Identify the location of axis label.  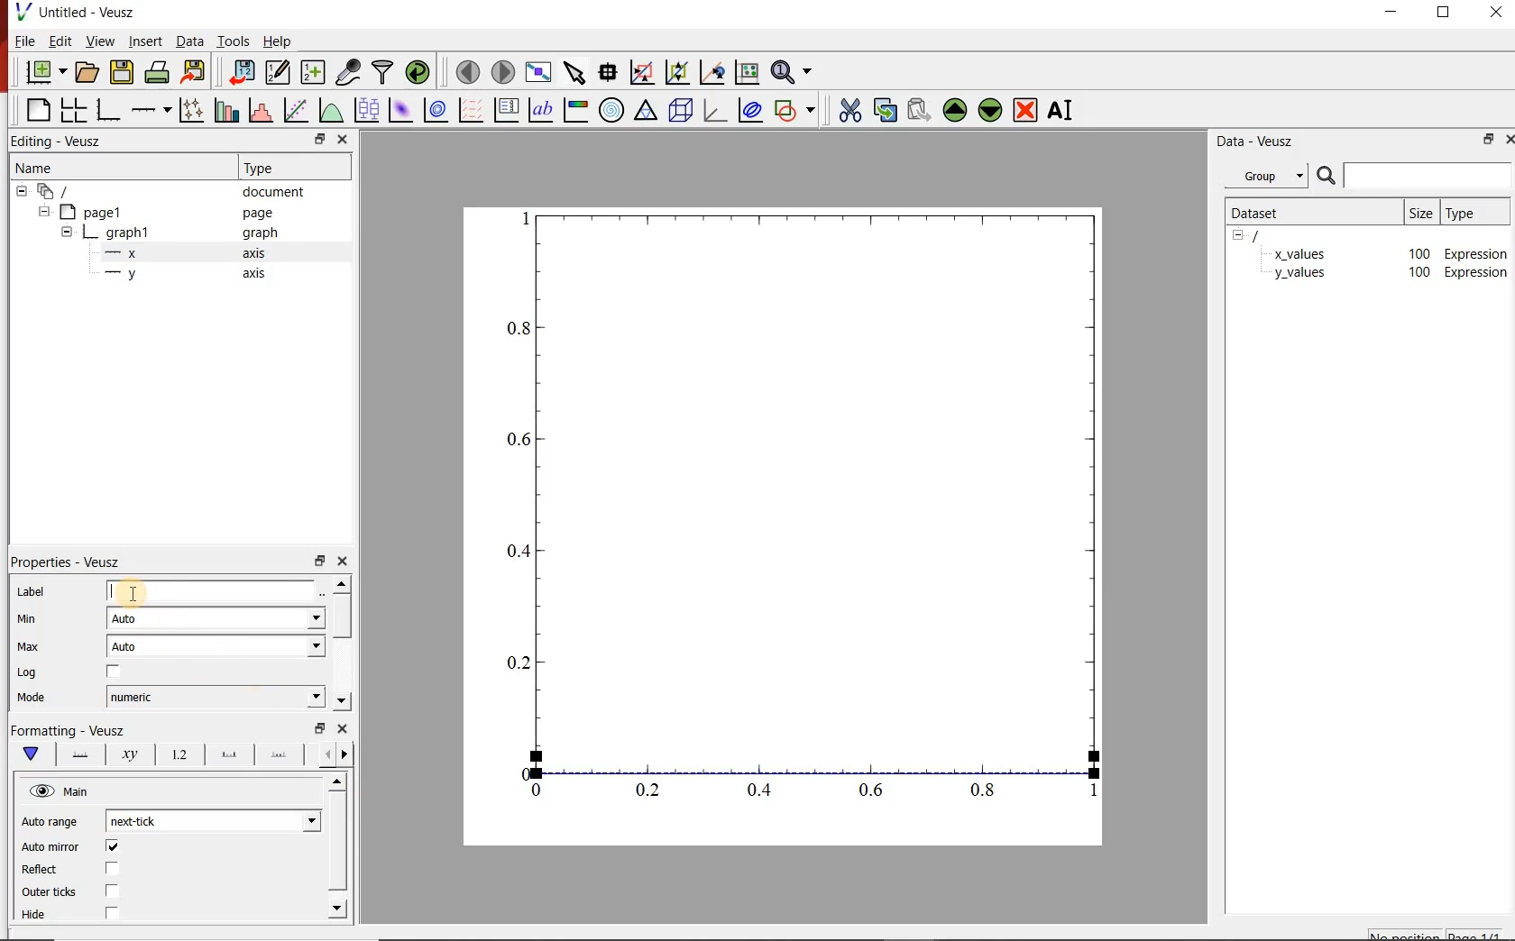
(132, 755).